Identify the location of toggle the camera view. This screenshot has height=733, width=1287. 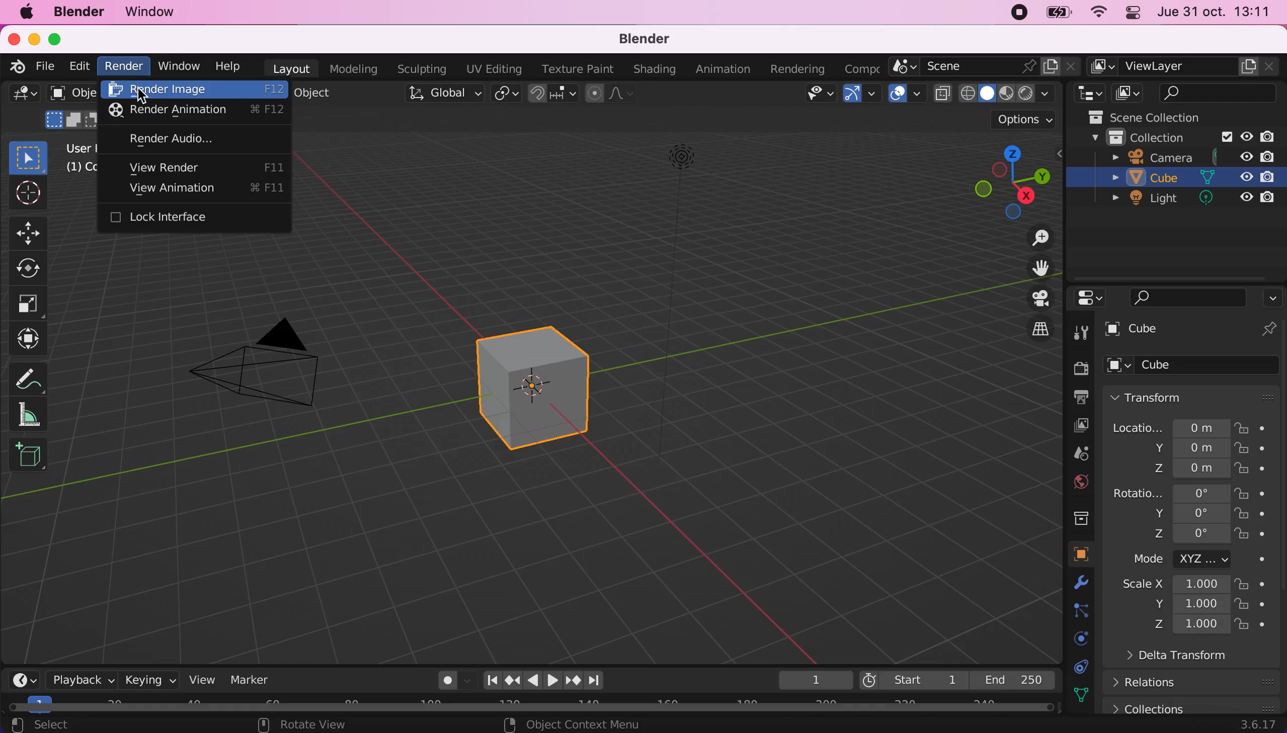
(1031, 299).